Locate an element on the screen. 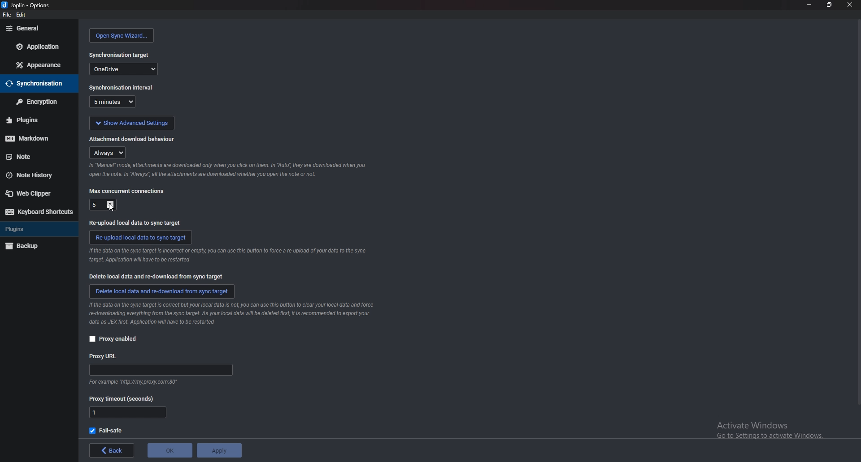 The height and width of the screenshot is (462, 861). web clipper is located at coordinates (35, 193).